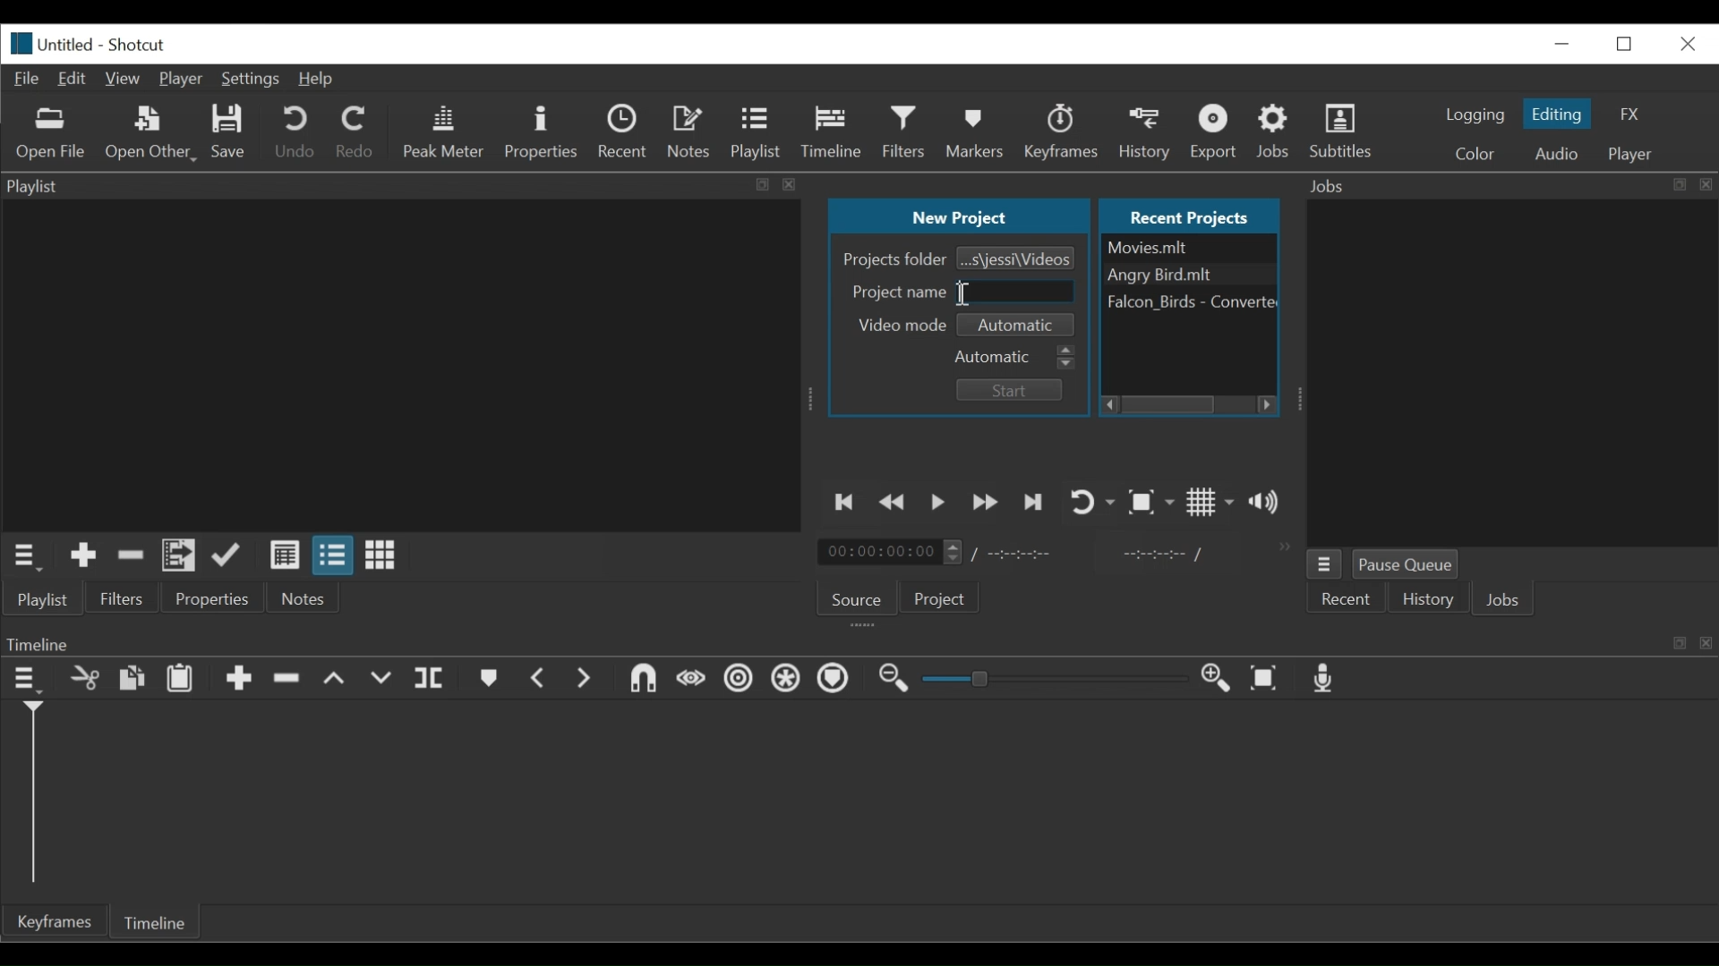  I want to click on Insertion cursor, so click(960, 297).